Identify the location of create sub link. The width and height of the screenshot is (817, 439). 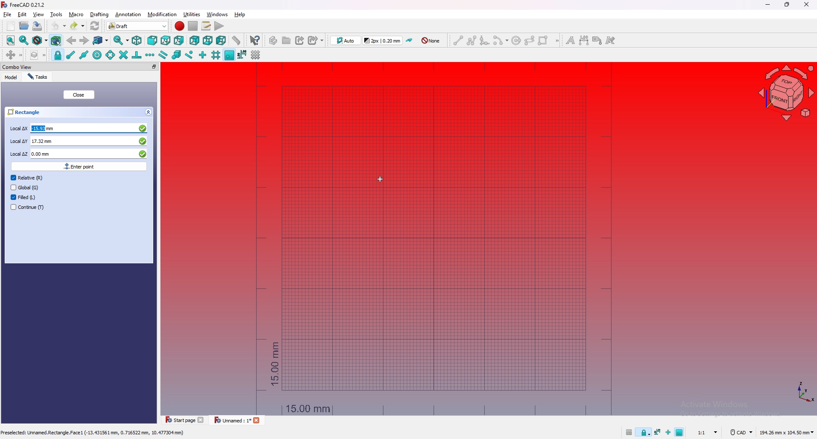
(315, 40).